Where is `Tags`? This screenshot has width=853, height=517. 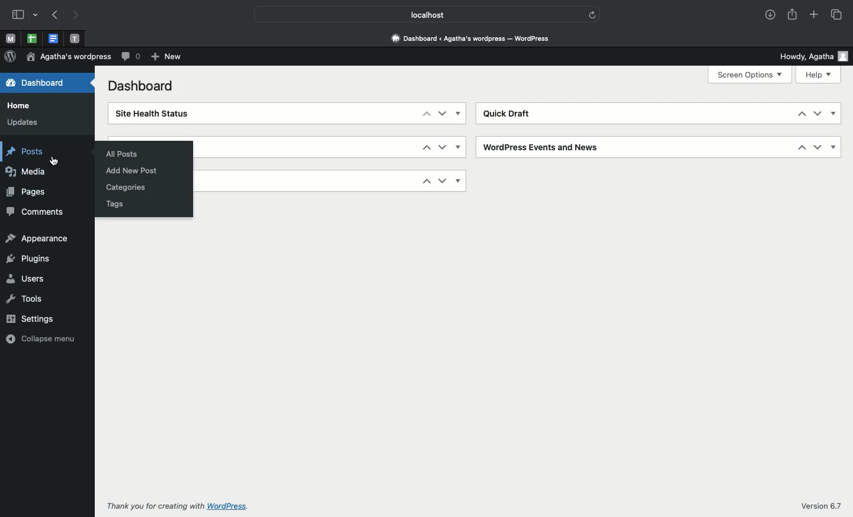 Tags is located at coordinates (115, 203).